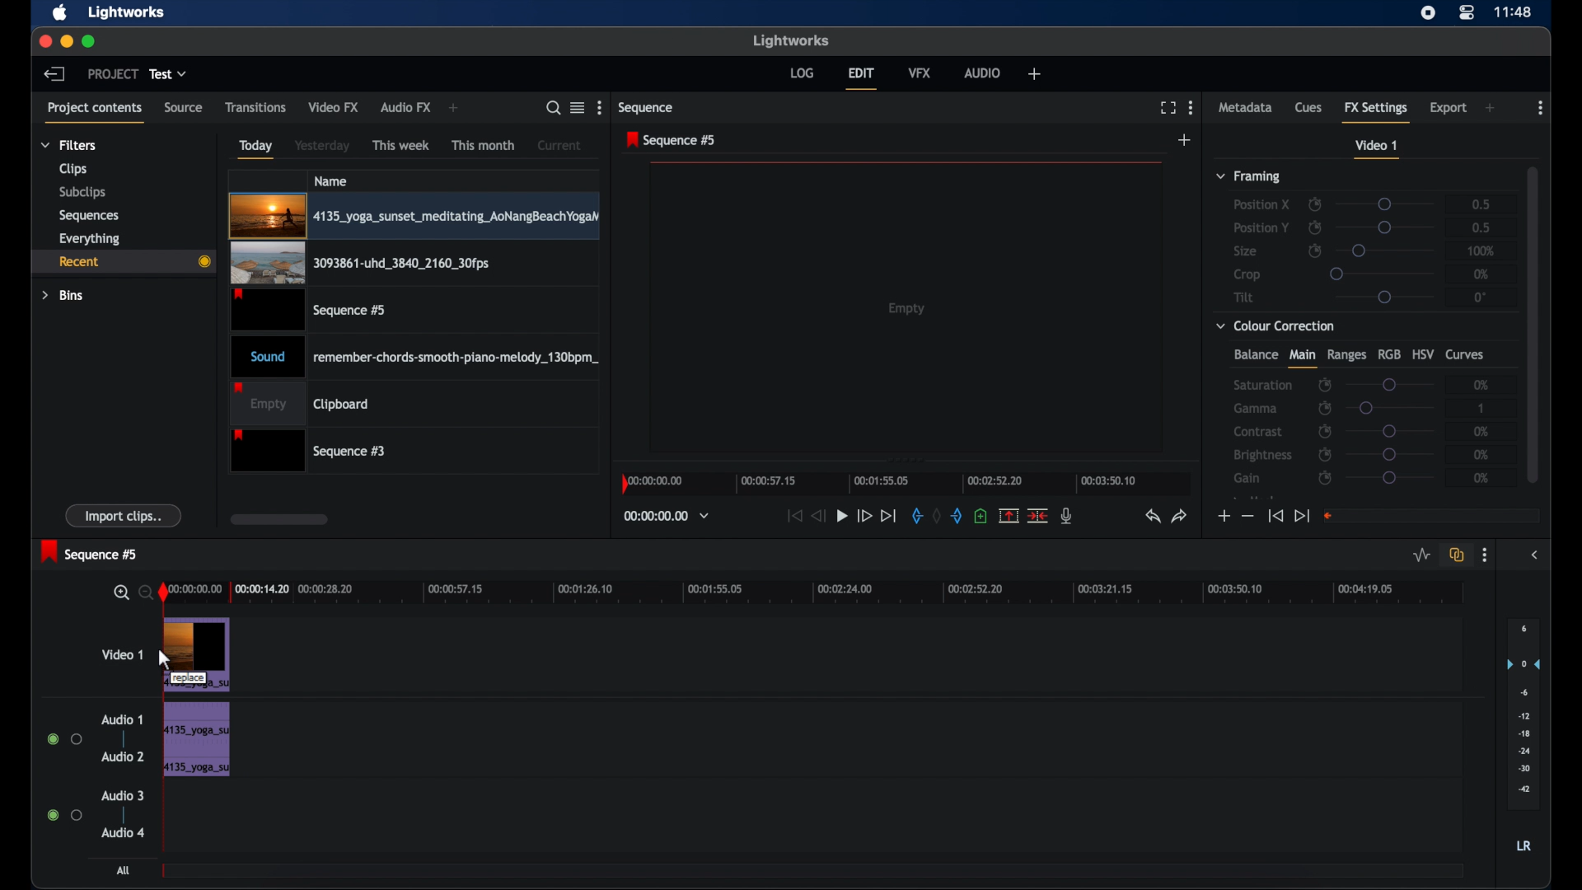  I want to click on apple icon, so click(61, 13).